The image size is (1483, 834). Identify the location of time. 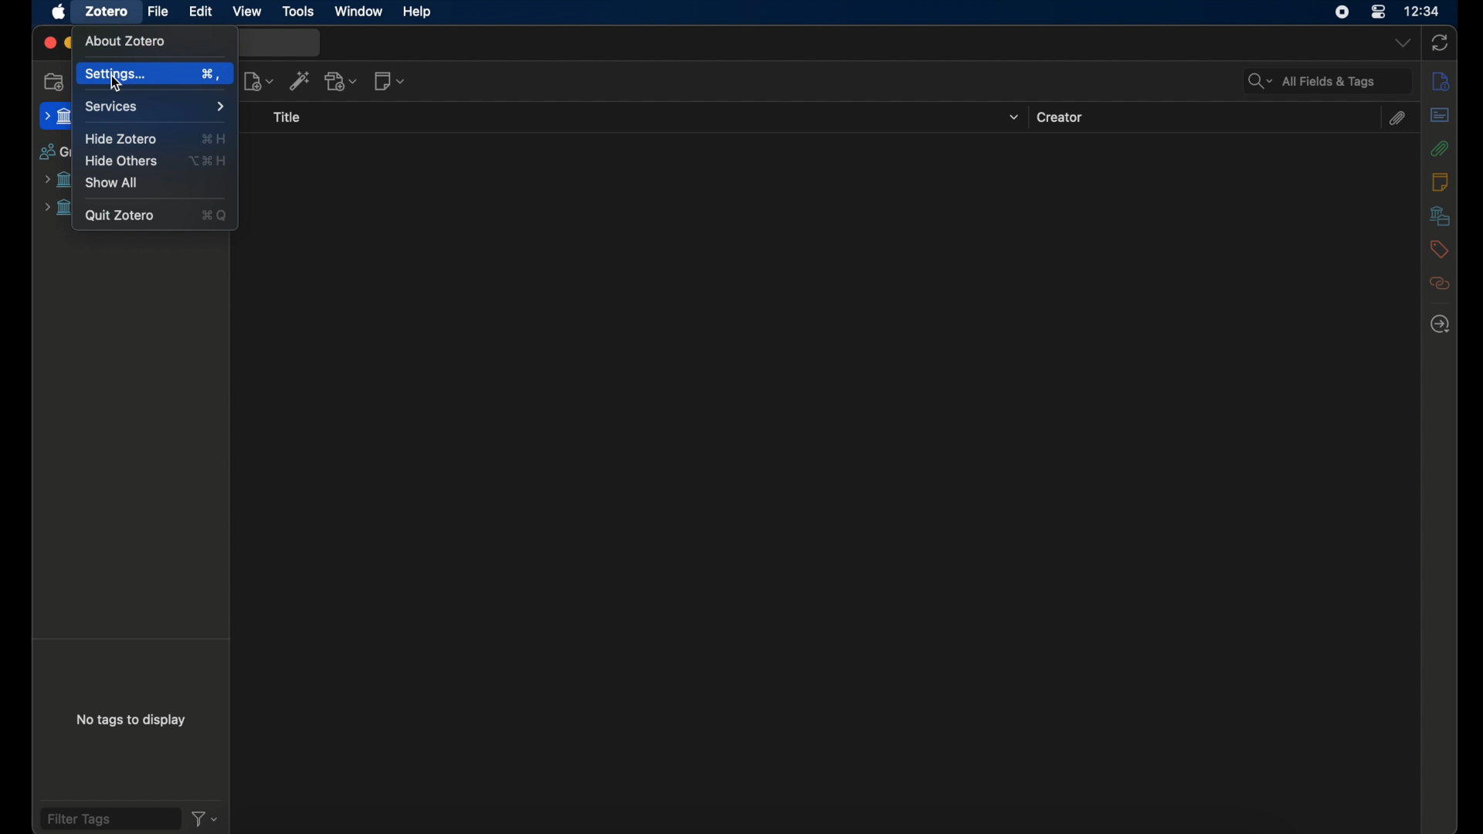
(1423, 11).